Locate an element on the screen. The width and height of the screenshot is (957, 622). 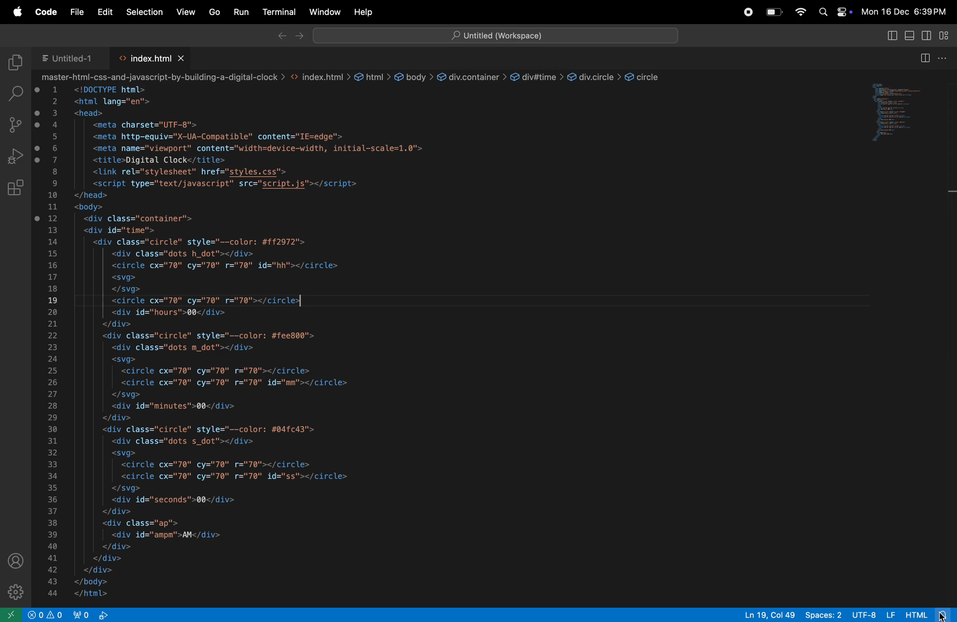
view is located at coordinates (186, 9).